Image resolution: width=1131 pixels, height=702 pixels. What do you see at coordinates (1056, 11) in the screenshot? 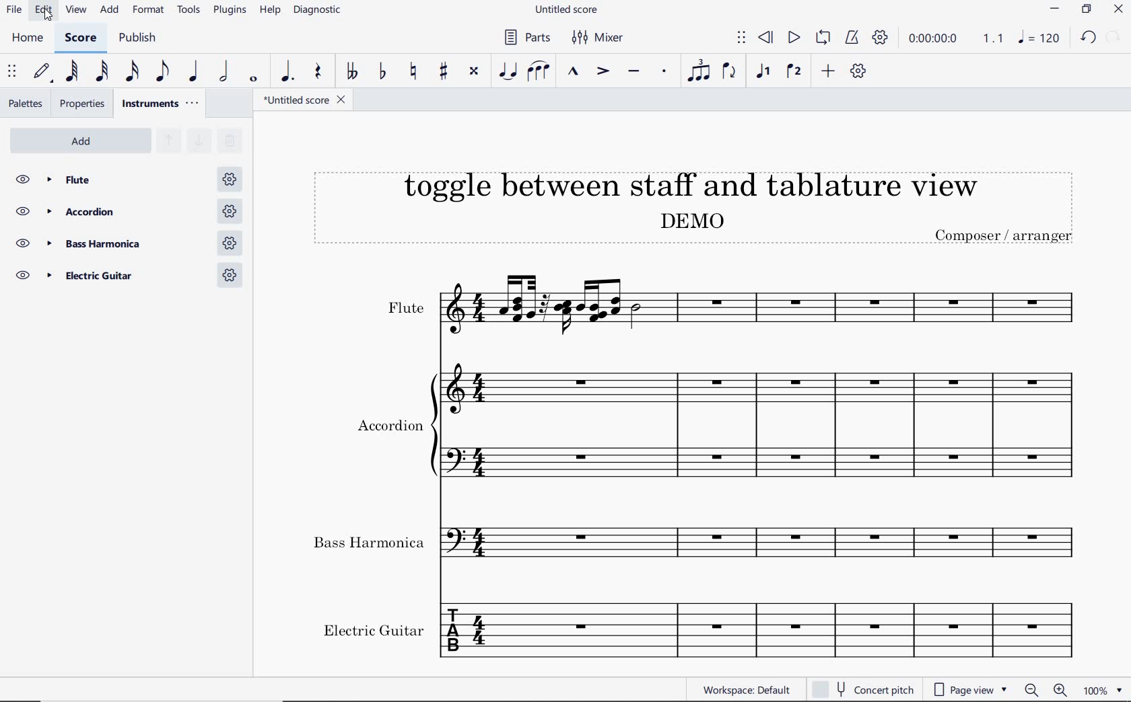
I see `MINIMIZE` at bounding box center [1056, 11].